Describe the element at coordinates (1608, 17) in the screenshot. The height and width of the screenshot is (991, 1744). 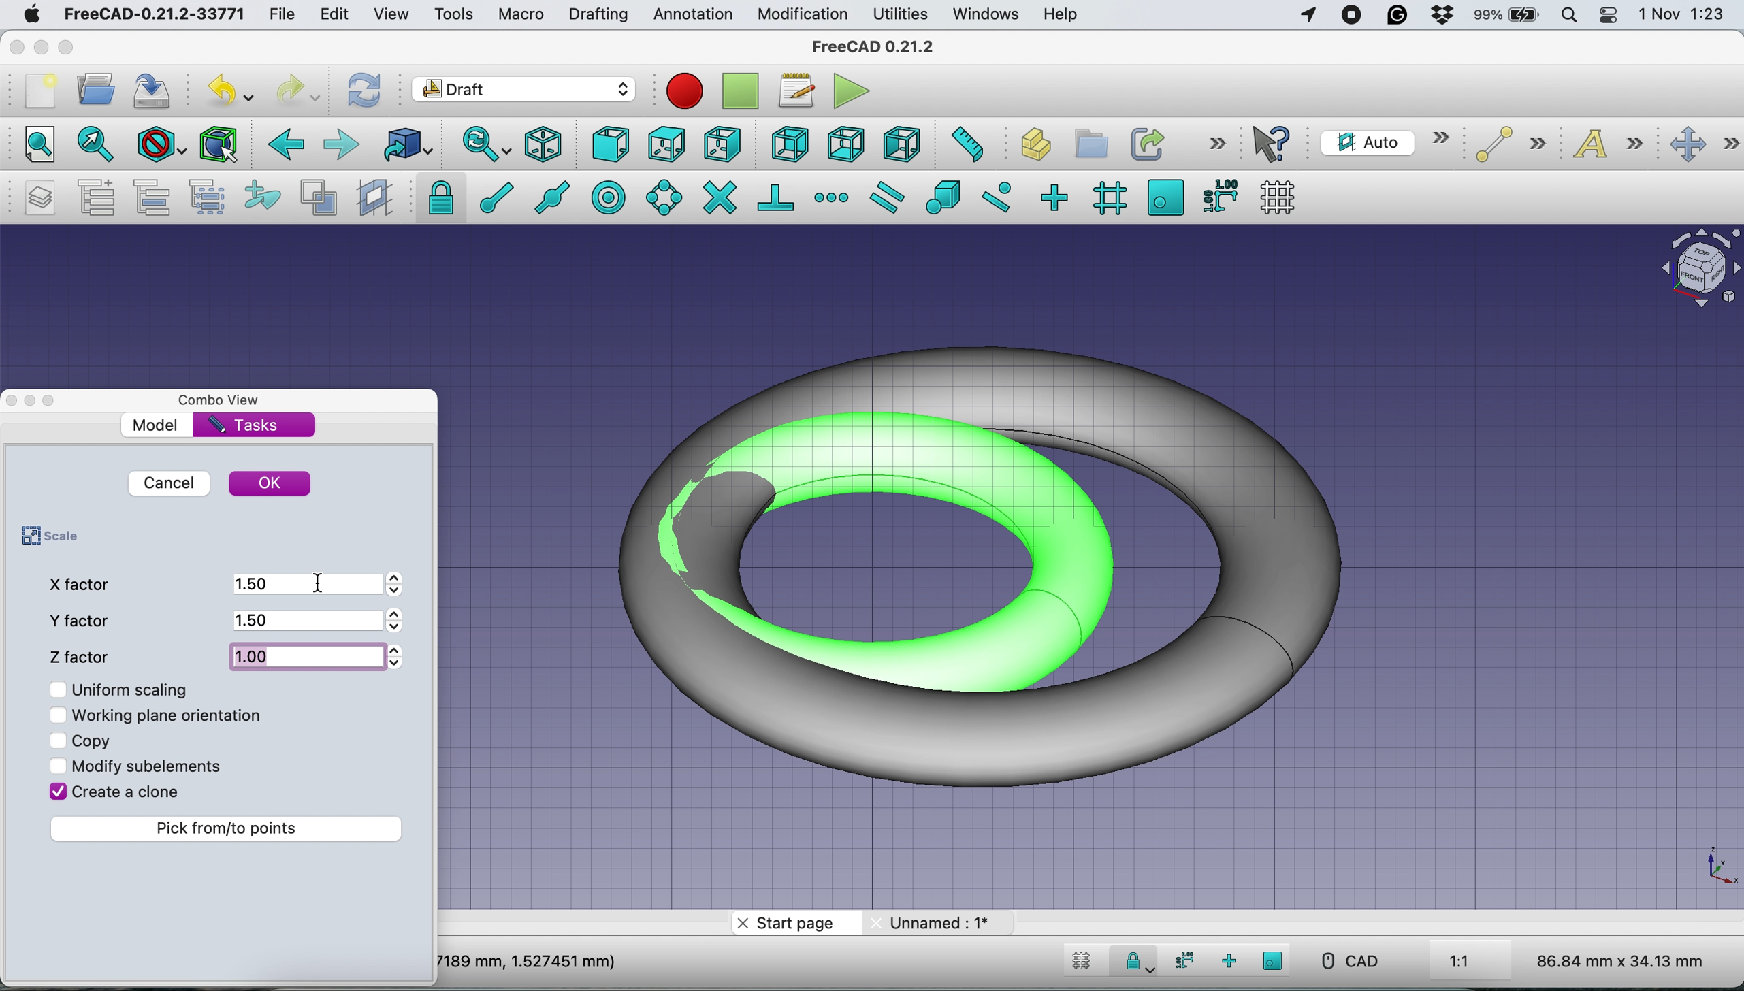
I see `control center` at that location.